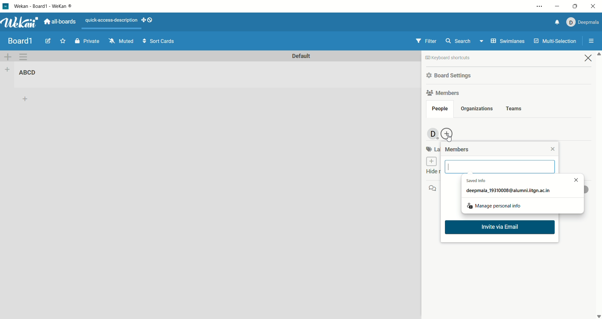 This screenshot has width=602, height=319. What do you see at coordinates (450, 76) in the screenshot?
I see `board settings` at bounding box center [450, 76].